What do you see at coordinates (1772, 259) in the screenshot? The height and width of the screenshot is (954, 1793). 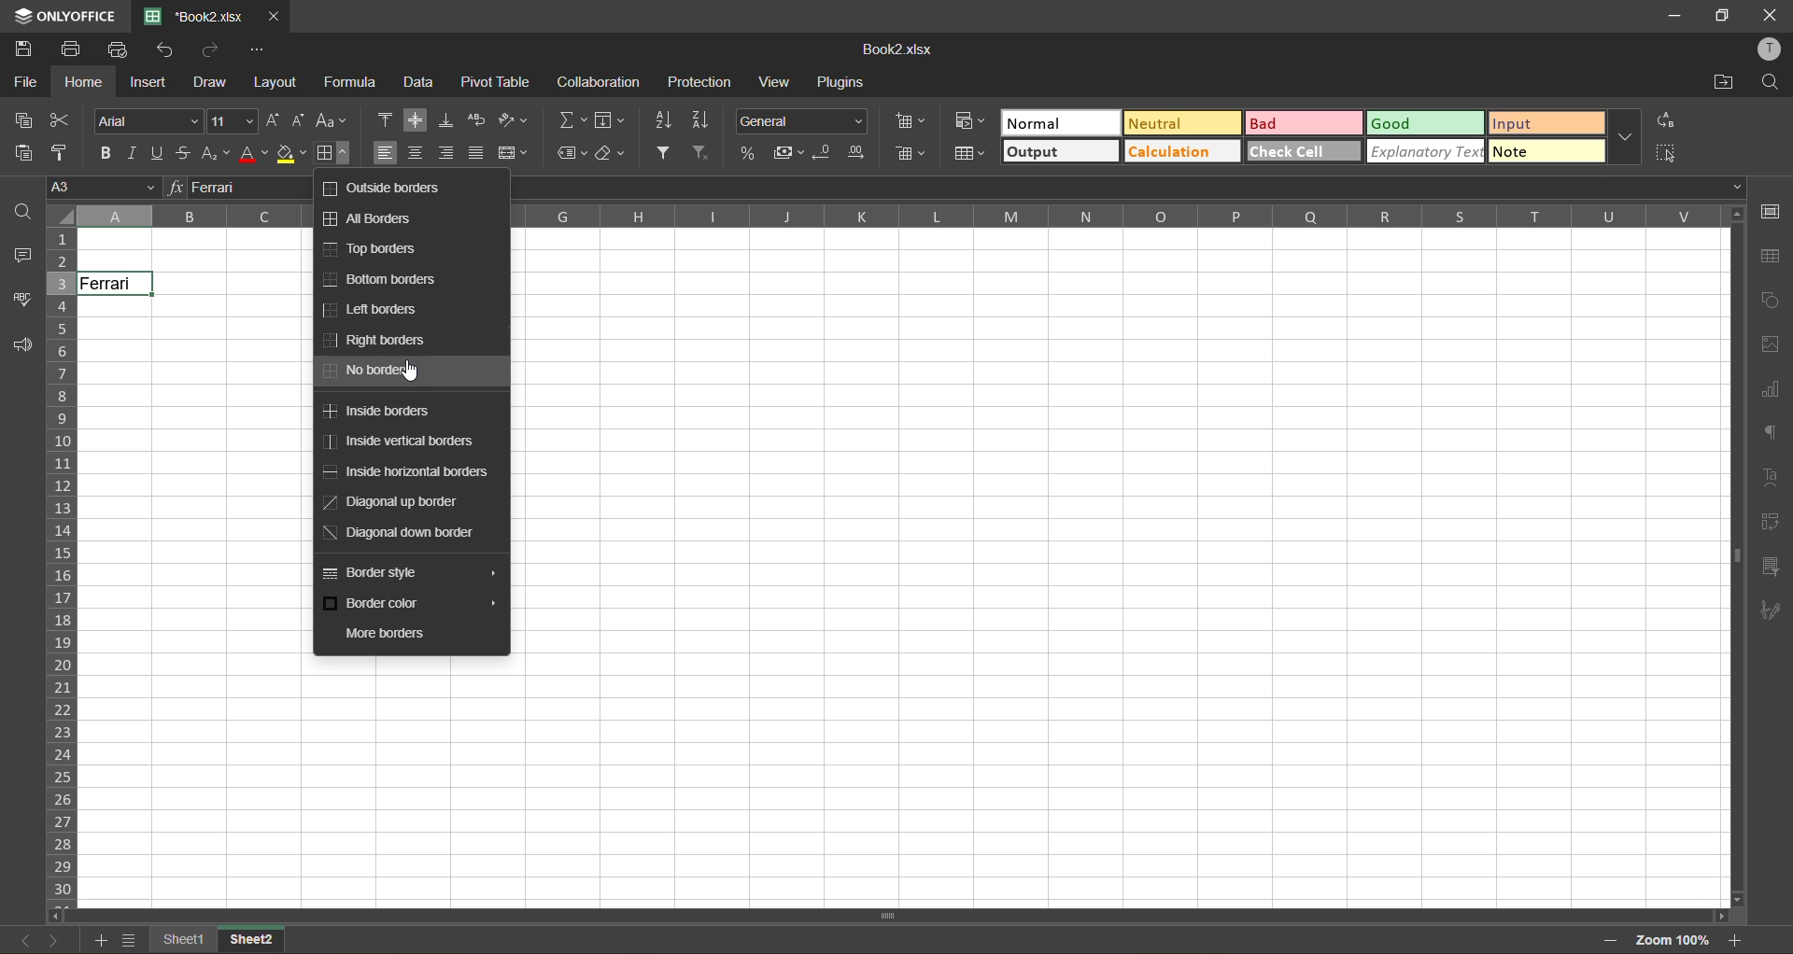 I see `table` at bounding box center [1772, 259].